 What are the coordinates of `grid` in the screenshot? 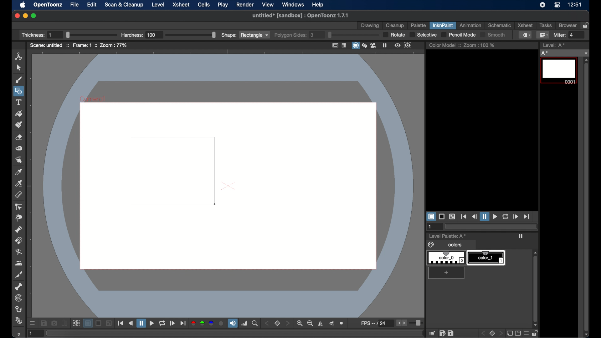 It's located at (432, 333).